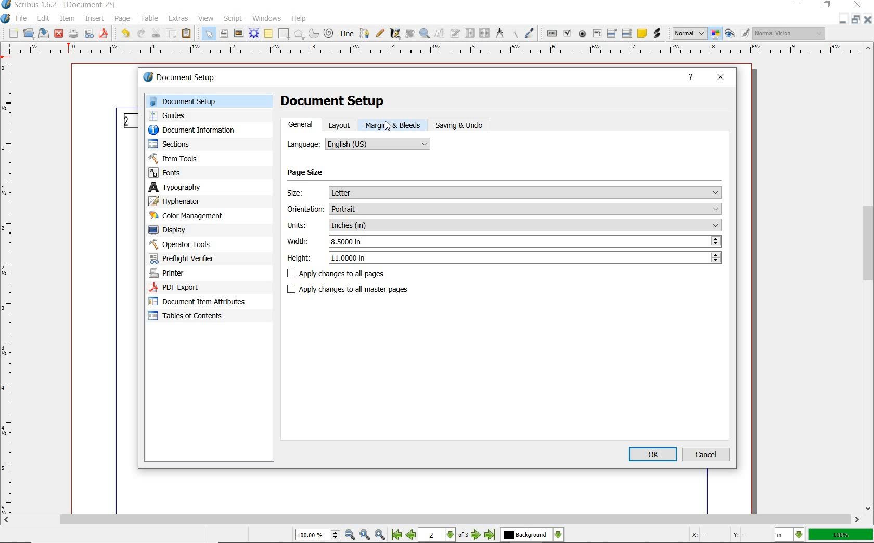 The height and width of the screenshot is (543, 874). What do you see at coordinates (396, 34) in the screenshot?
I see `calligraphic line` at bounding box center [396, 34].